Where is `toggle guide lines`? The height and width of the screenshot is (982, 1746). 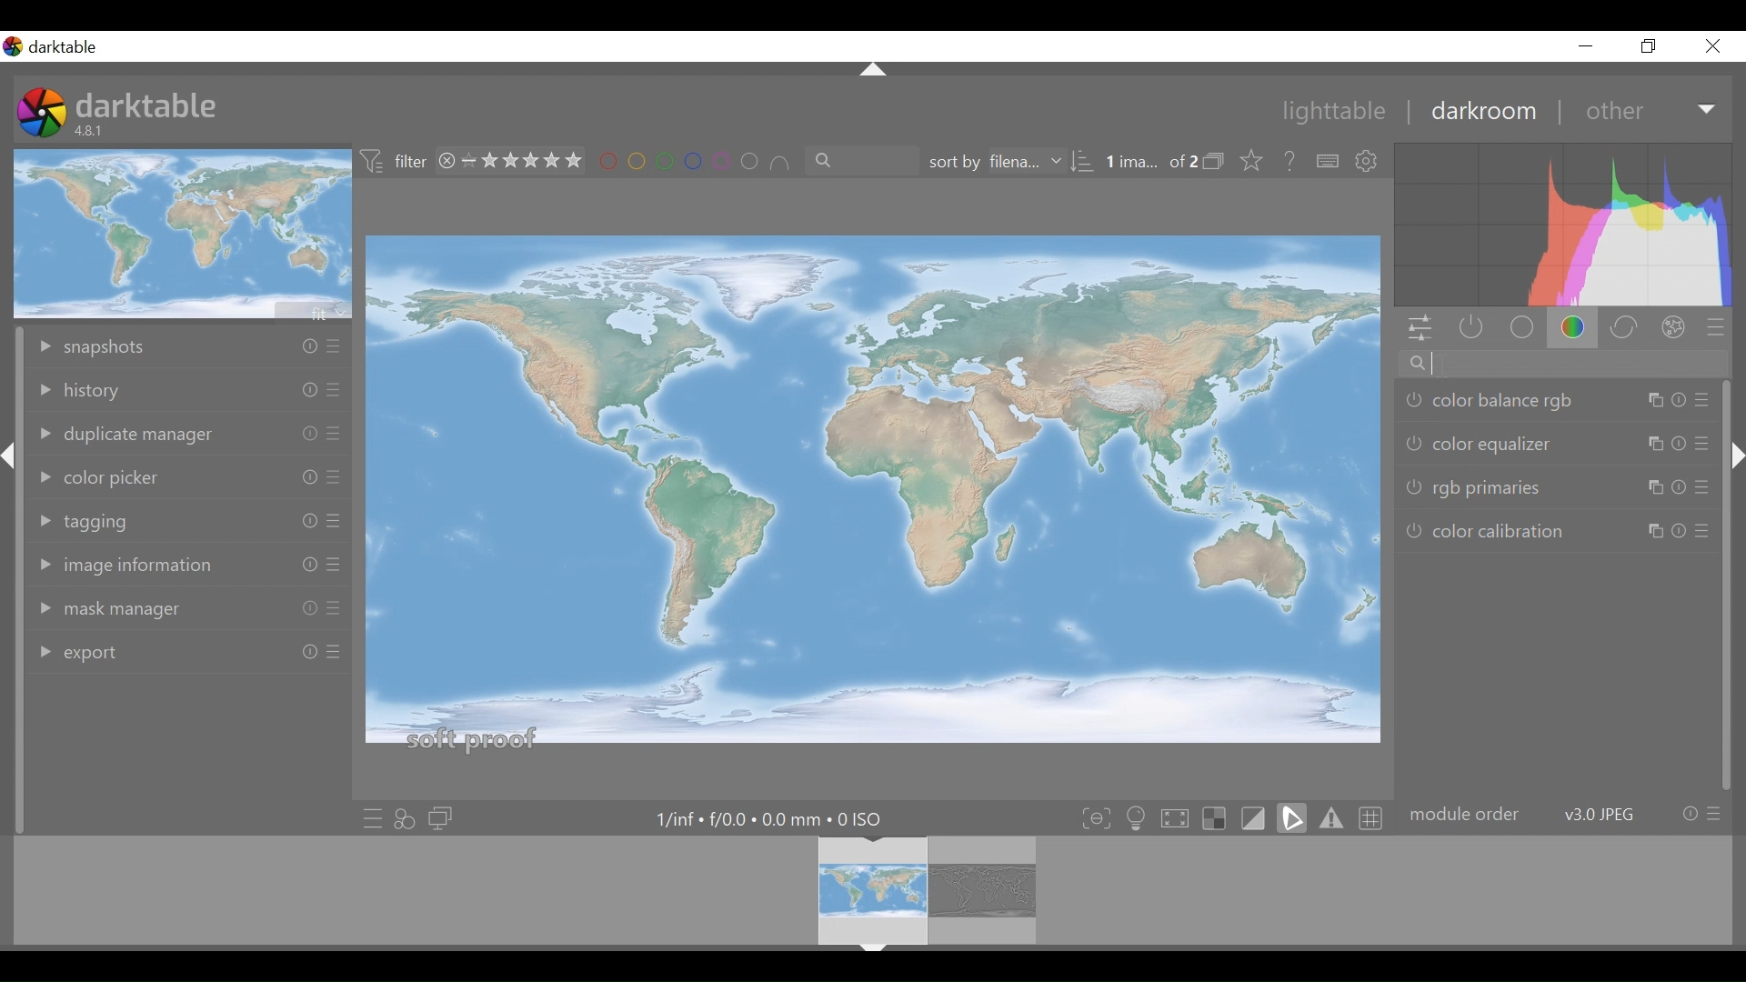
toggle guide lines is located at coordinates (1372, 817).